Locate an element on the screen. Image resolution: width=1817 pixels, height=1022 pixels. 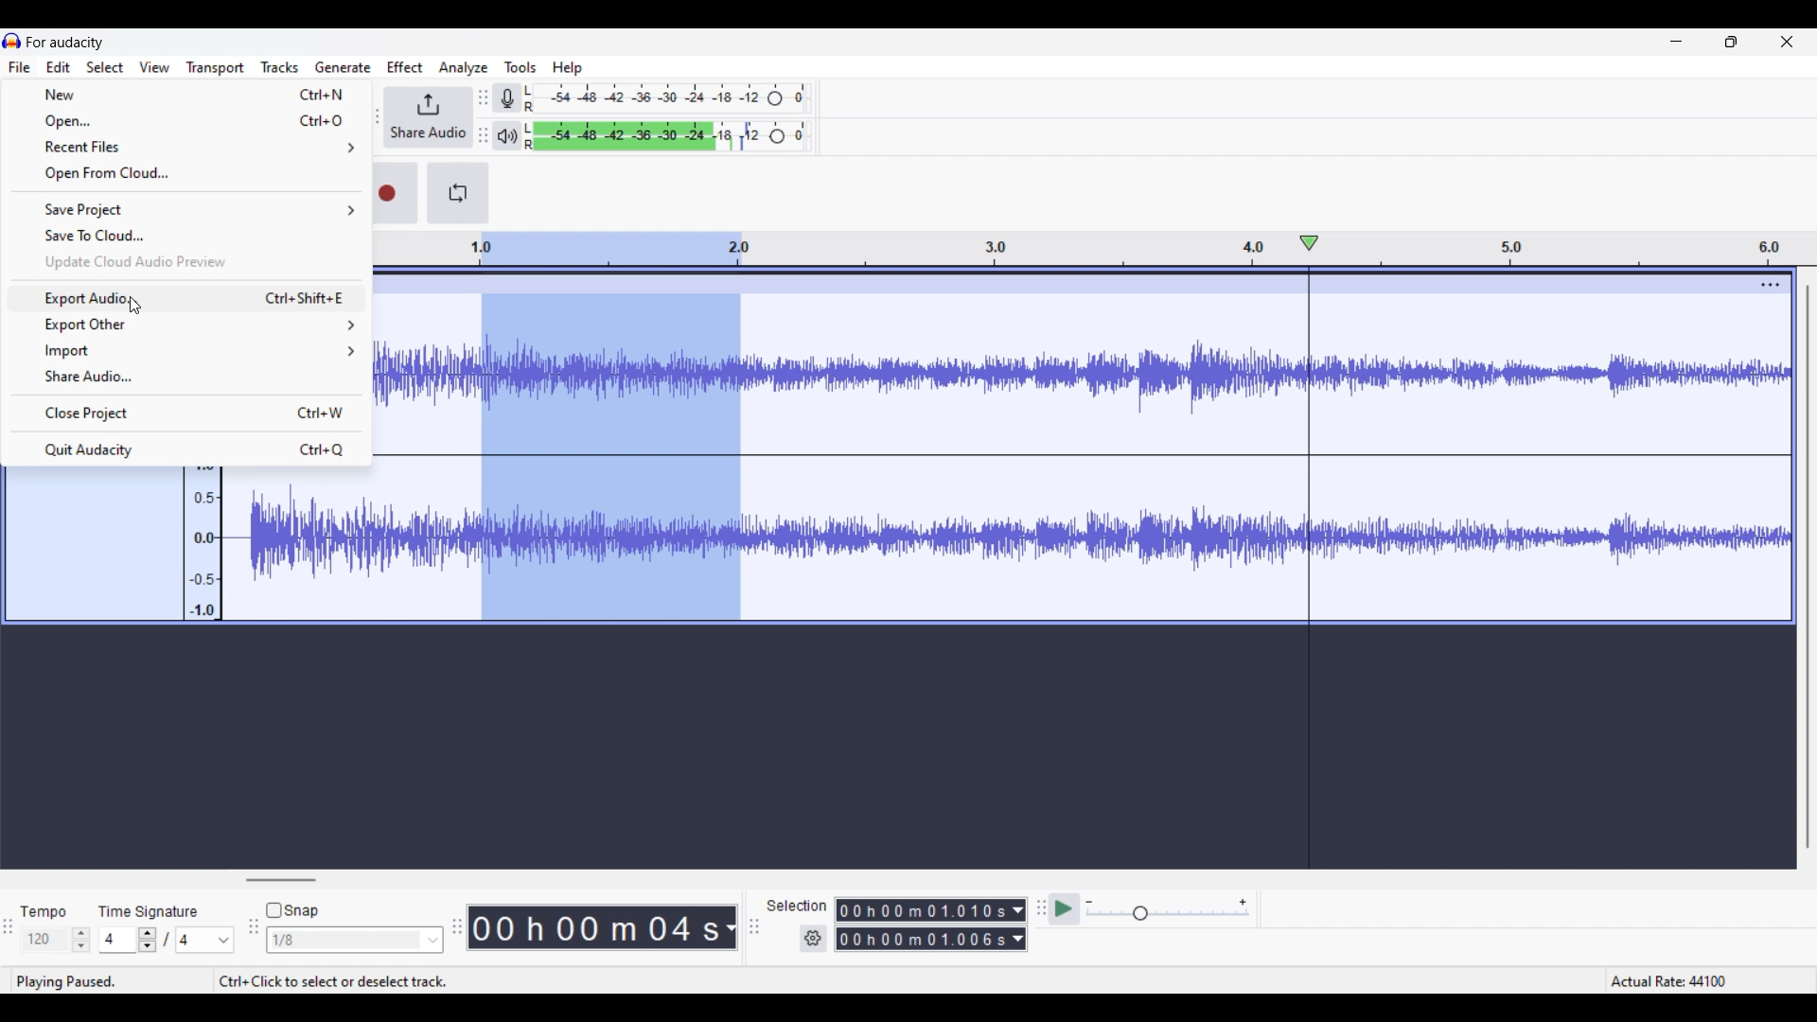
Playhead is located at coordinates (1310, 551).